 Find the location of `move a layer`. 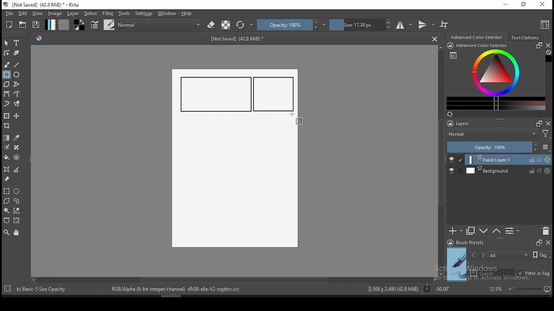

move a layer is located at coordinates (16, 116).